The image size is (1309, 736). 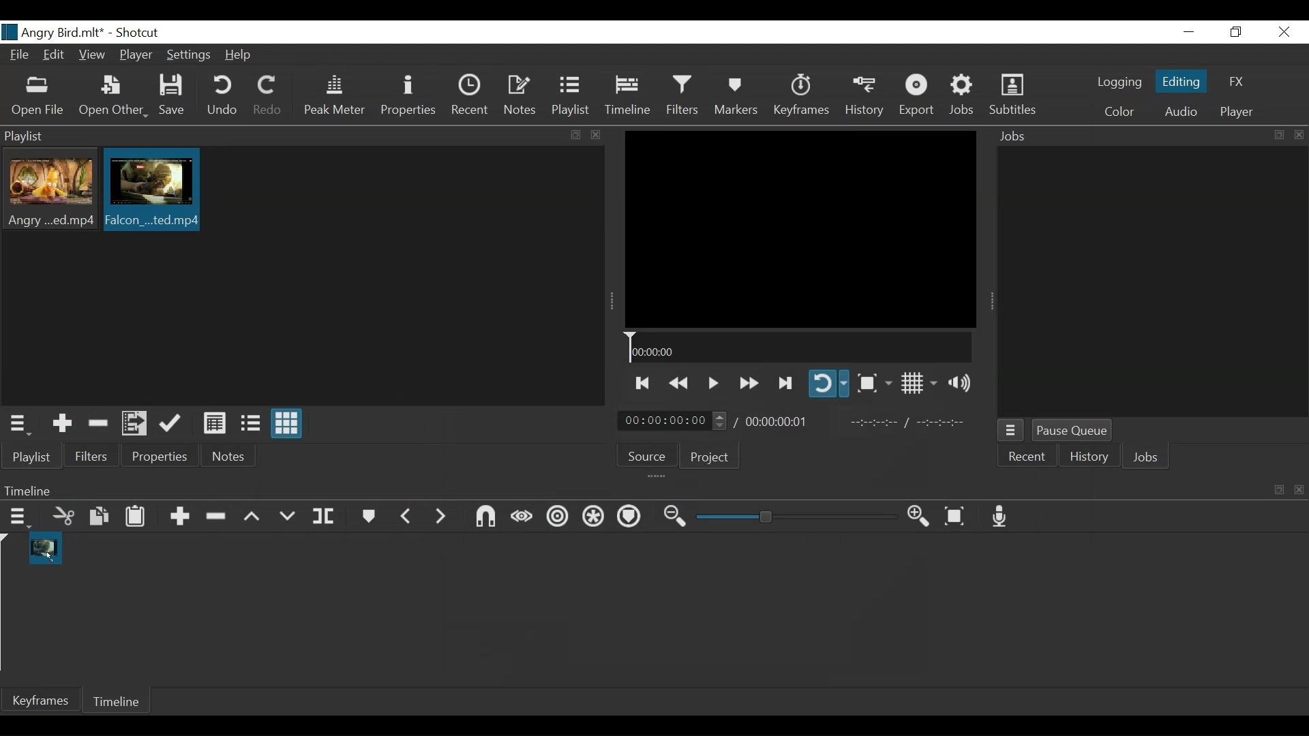 What do you see at coordinates (179, 519) in the screenshot?
I see `Append` at bounding box center [179, 519].